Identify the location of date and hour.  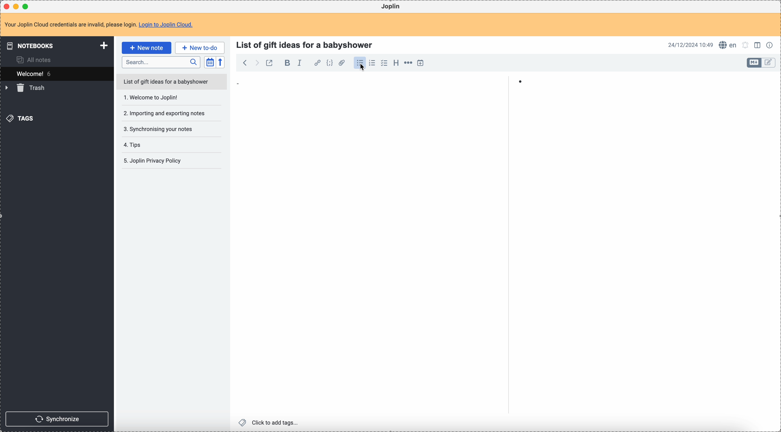
(690, 45).